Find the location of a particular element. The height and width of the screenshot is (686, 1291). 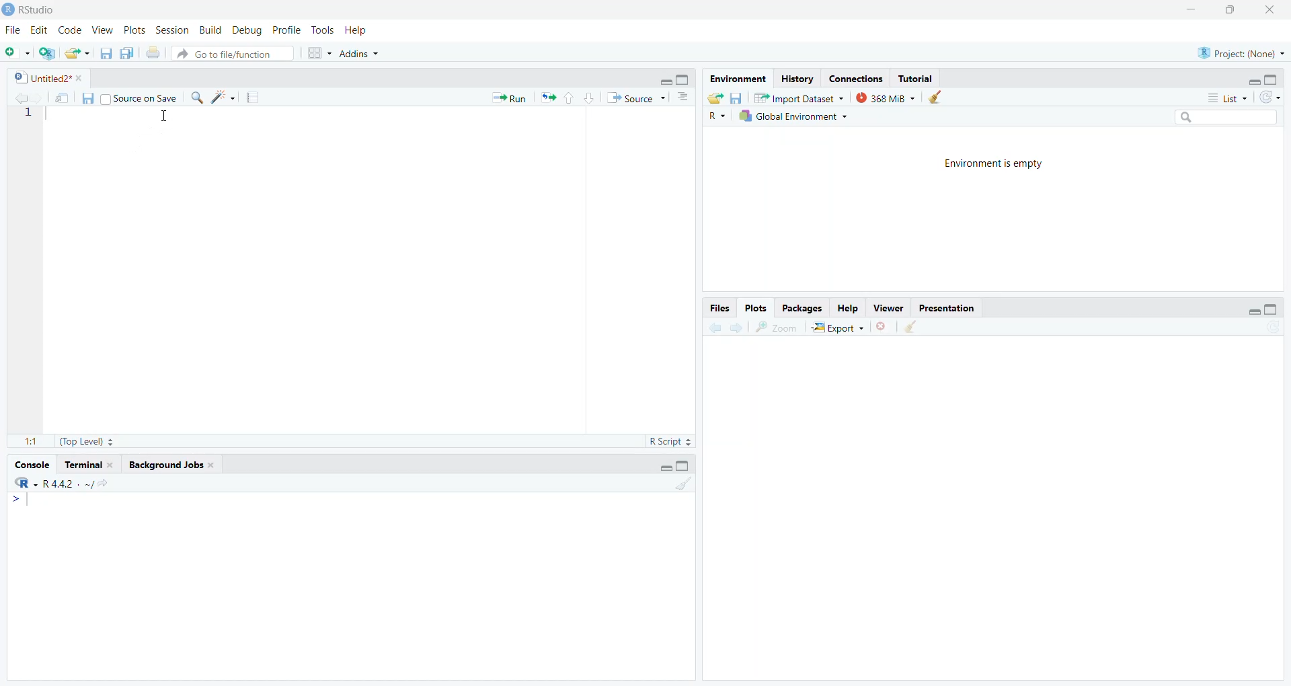

files is located at coordinates (90, 98).